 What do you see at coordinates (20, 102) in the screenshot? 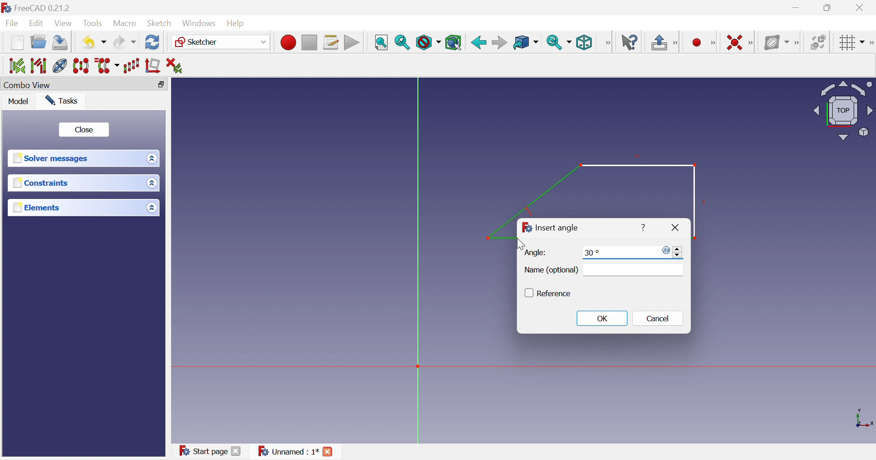
I see `Model` at bounding box center [20, 102].